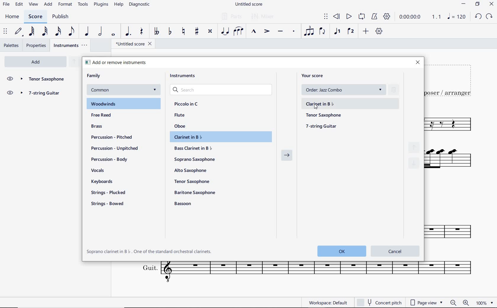  Describe the element at coordinates (254, 32) in the screenshot. I see `MARCATO` at that location.